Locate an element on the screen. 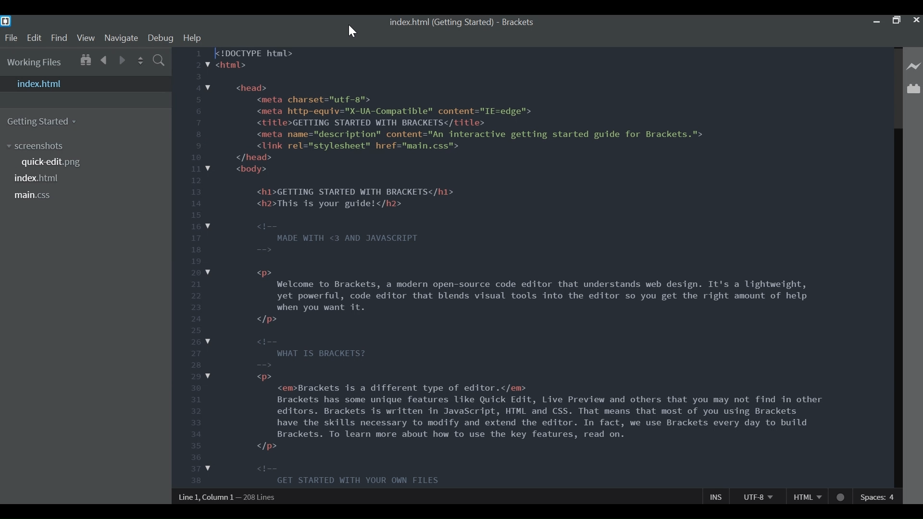 The width and height of the screenshot is (923, 519). Working Files is located at coordinates (35, 62).